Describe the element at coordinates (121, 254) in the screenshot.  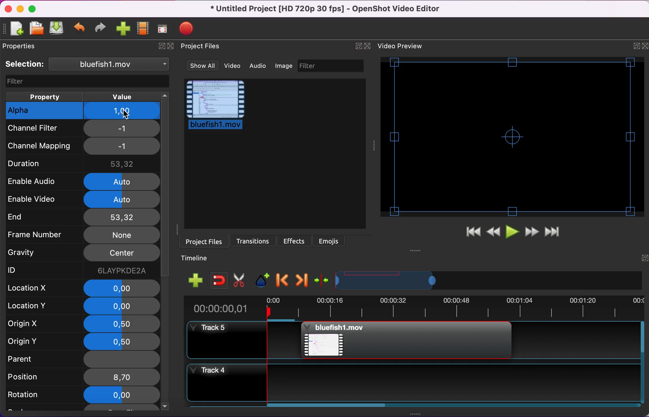
I see `center` at that location.